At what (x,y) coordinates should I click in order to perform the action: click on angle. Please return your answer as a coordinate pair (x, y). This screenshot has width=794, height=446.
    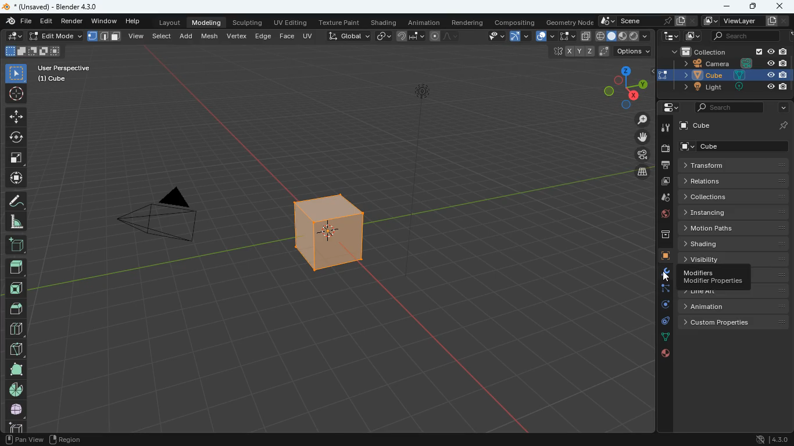
    Looking at the image, I should click on (15, 221).